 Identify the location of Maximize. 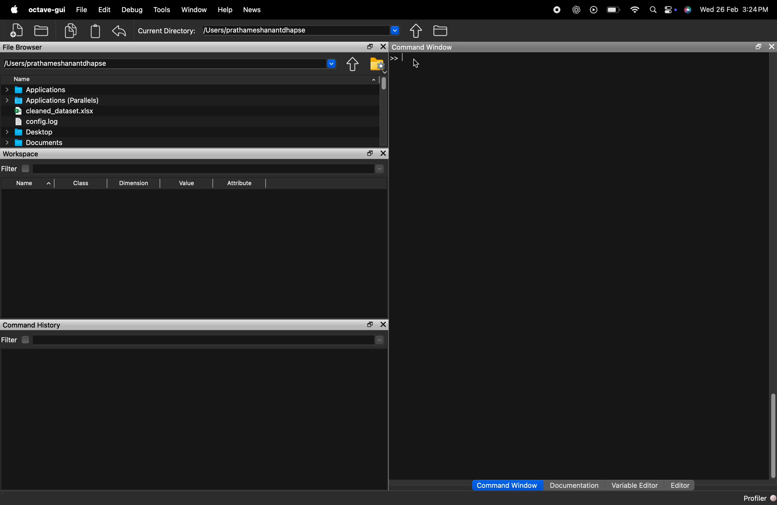
(368, 324).